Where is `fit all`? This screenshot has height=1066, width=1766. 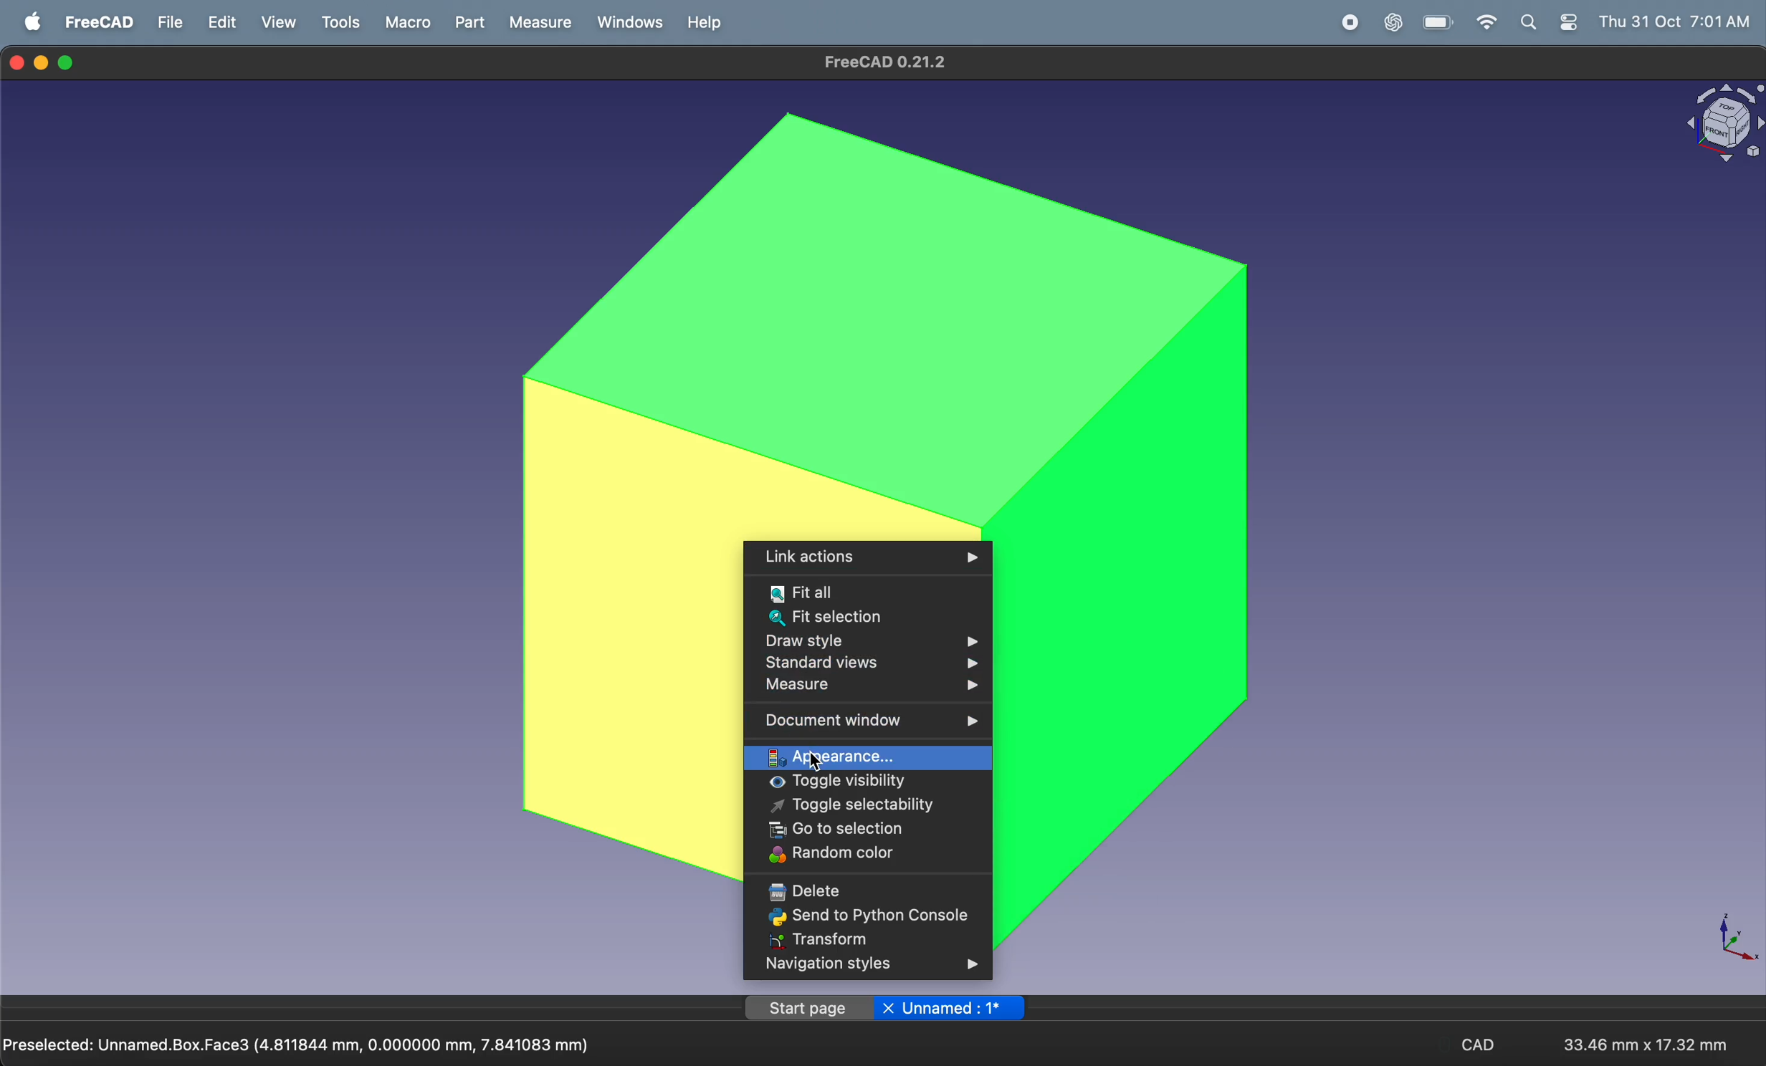 fit all is located at coordinates (866, 591).